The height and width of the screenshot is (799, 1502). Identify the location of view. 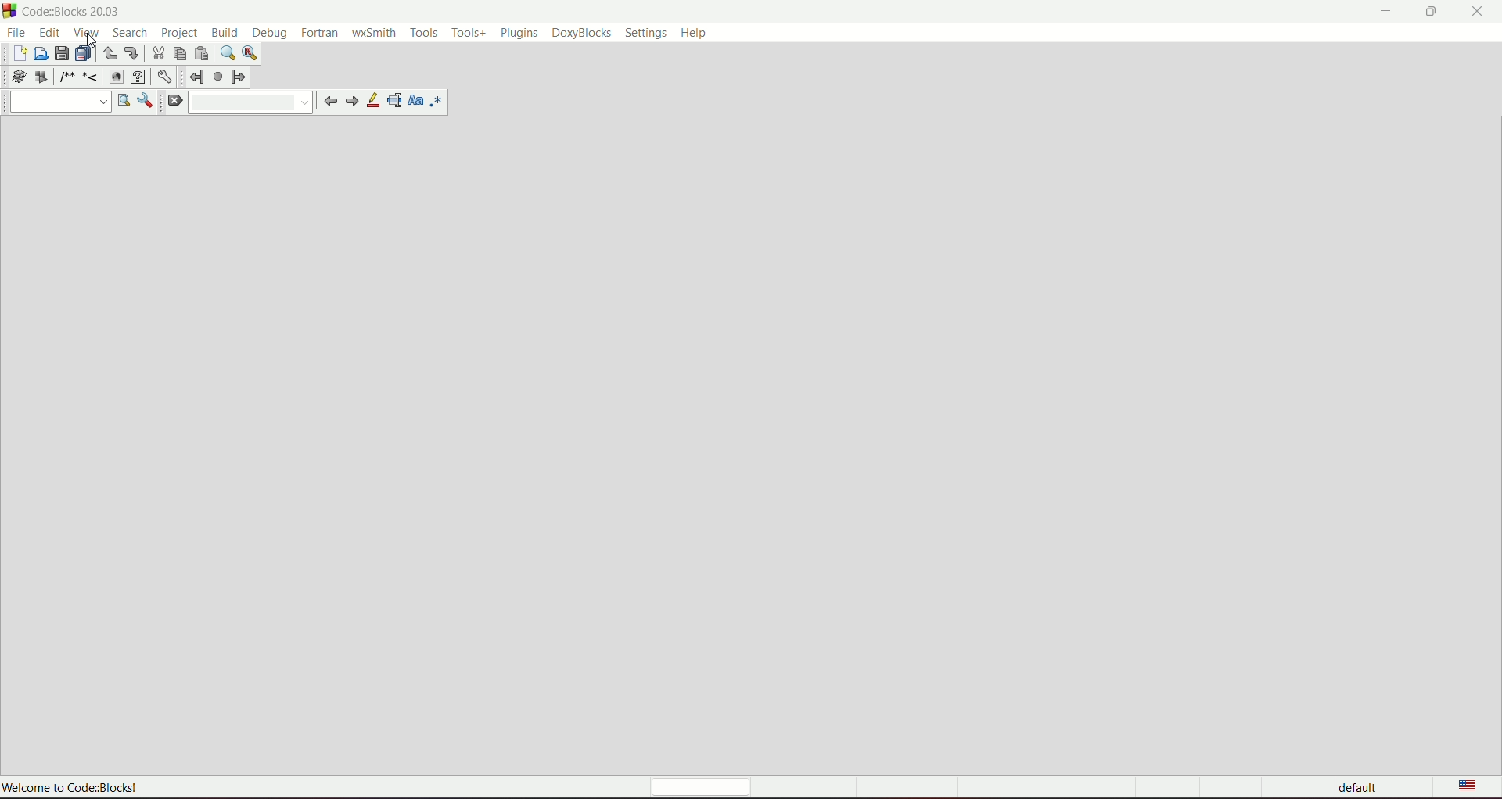
(84, 32).